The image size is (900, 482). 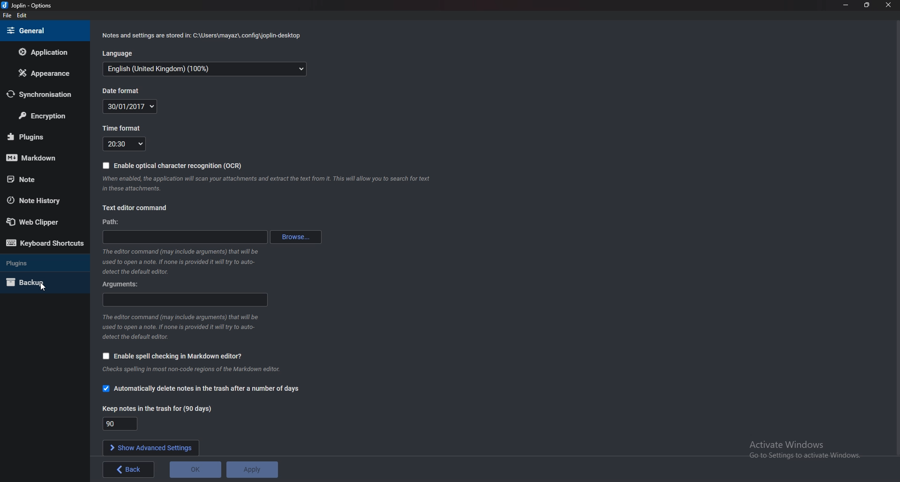 I want to click on back, so click(x=129, y=469).